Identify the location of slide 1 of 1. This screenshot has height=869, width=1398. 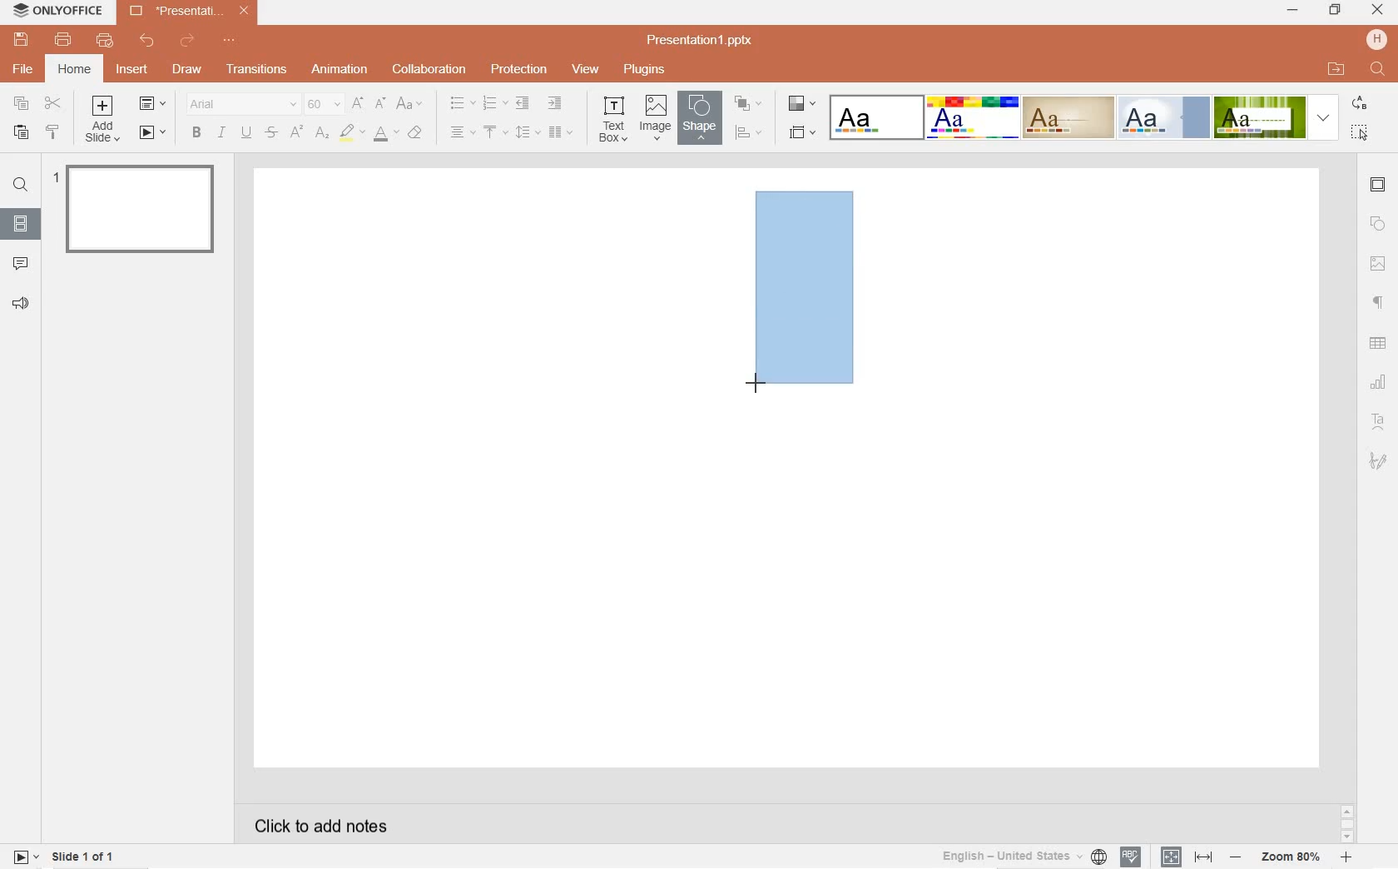
(85, 859).